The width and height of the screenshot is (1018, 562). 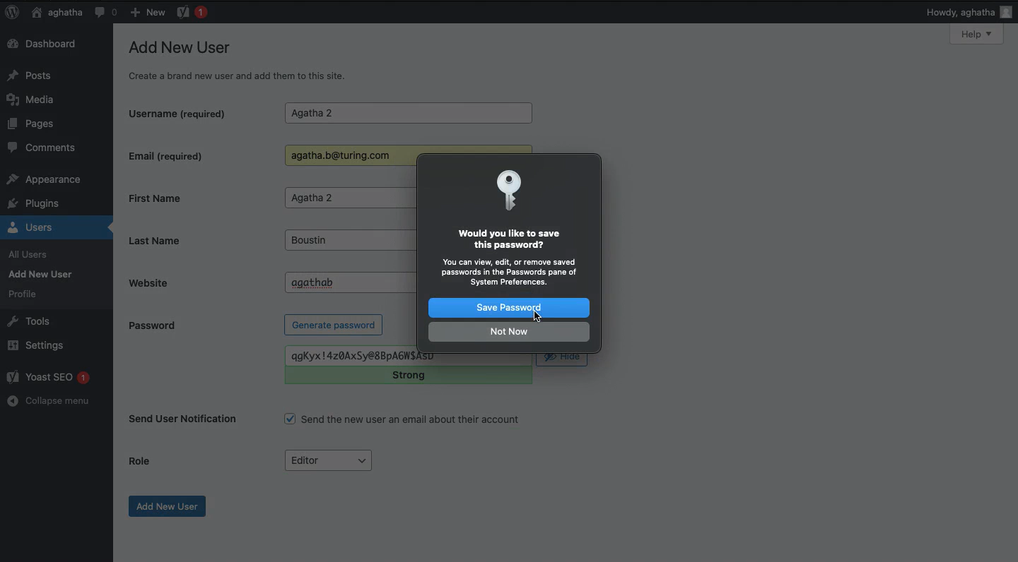 What do you see at coordinates (105, 12) in the screenshot?
I see `Comment` at bounding box center [105, 12].